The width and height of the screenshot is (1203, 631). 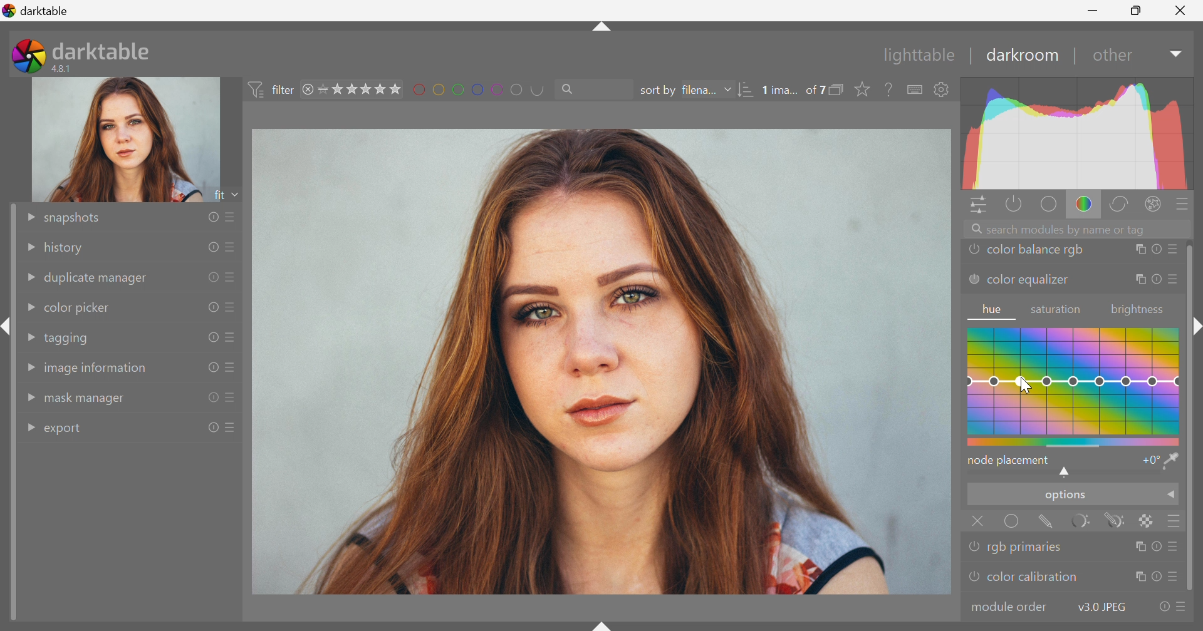 What do you see at coordinates (1176, 546) in the screenshot?
I see `presets` at bounding box center [1176, 546].